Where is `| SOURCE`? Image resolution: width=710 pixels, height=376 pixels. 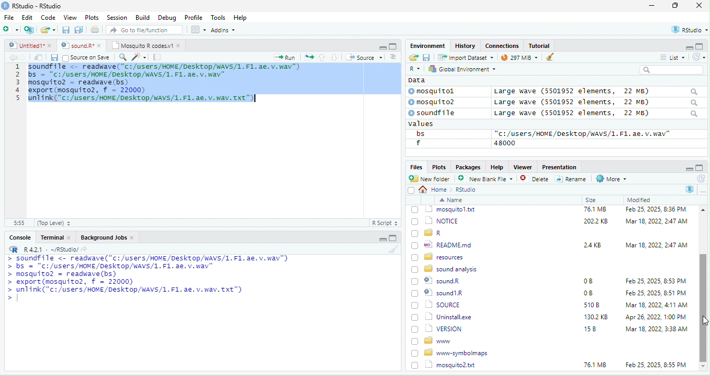
| SOURCE is located at coordinates (442, 355).